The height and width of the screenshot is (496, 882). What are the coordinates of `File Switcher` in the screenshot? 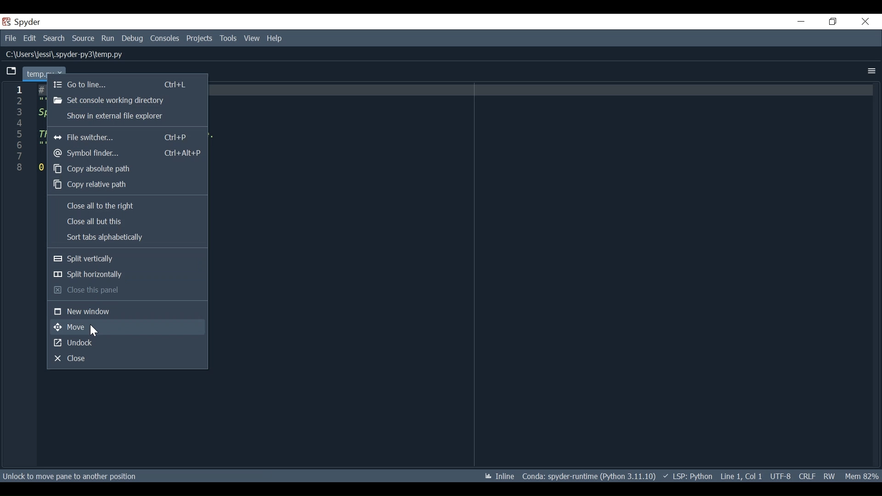 It's located at (128, 137).